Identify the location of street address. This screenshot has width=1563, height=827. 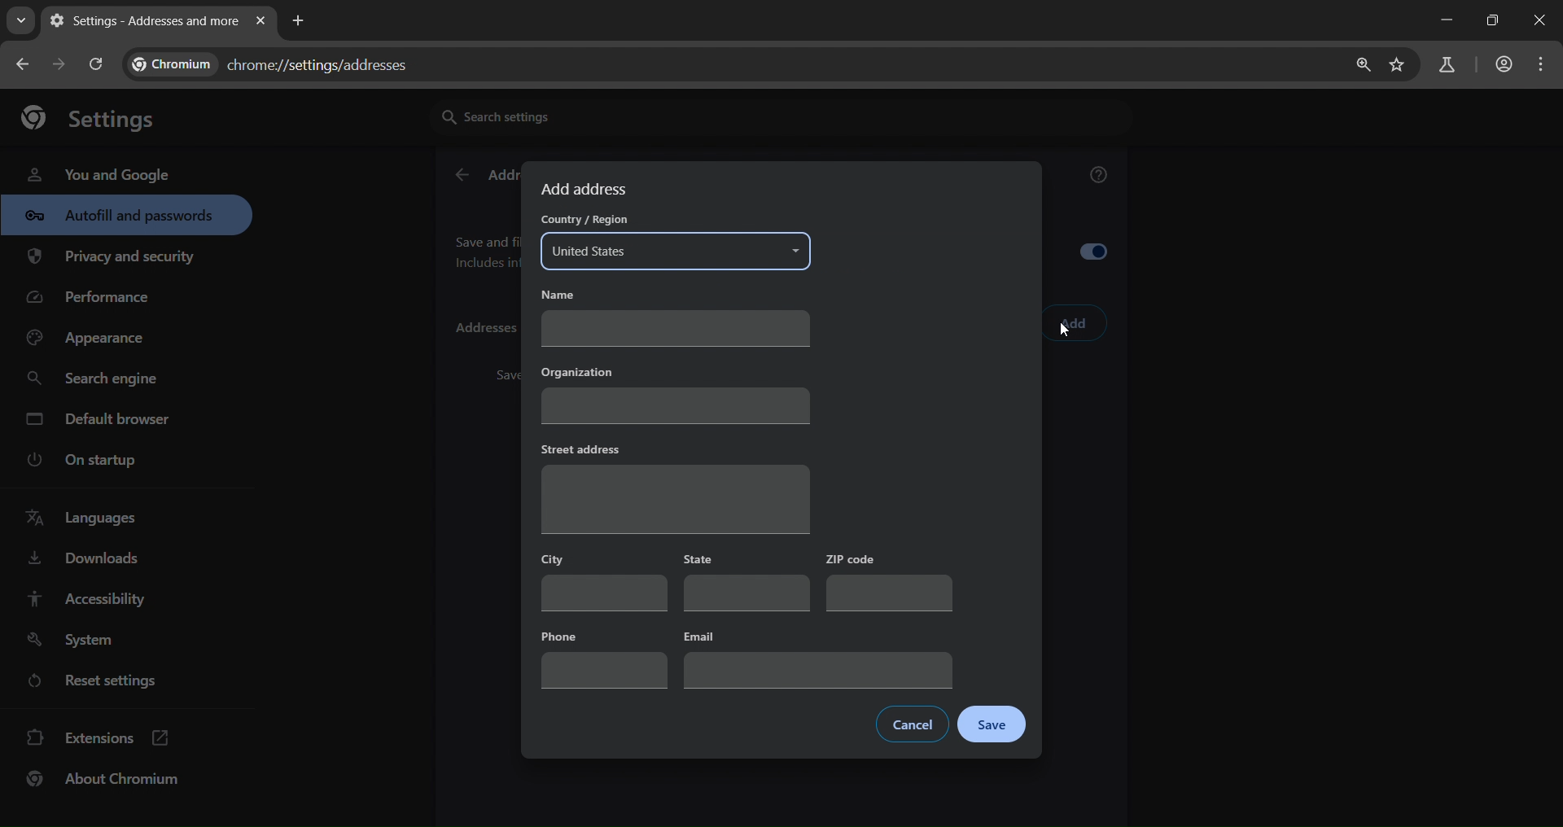
(674, 486).